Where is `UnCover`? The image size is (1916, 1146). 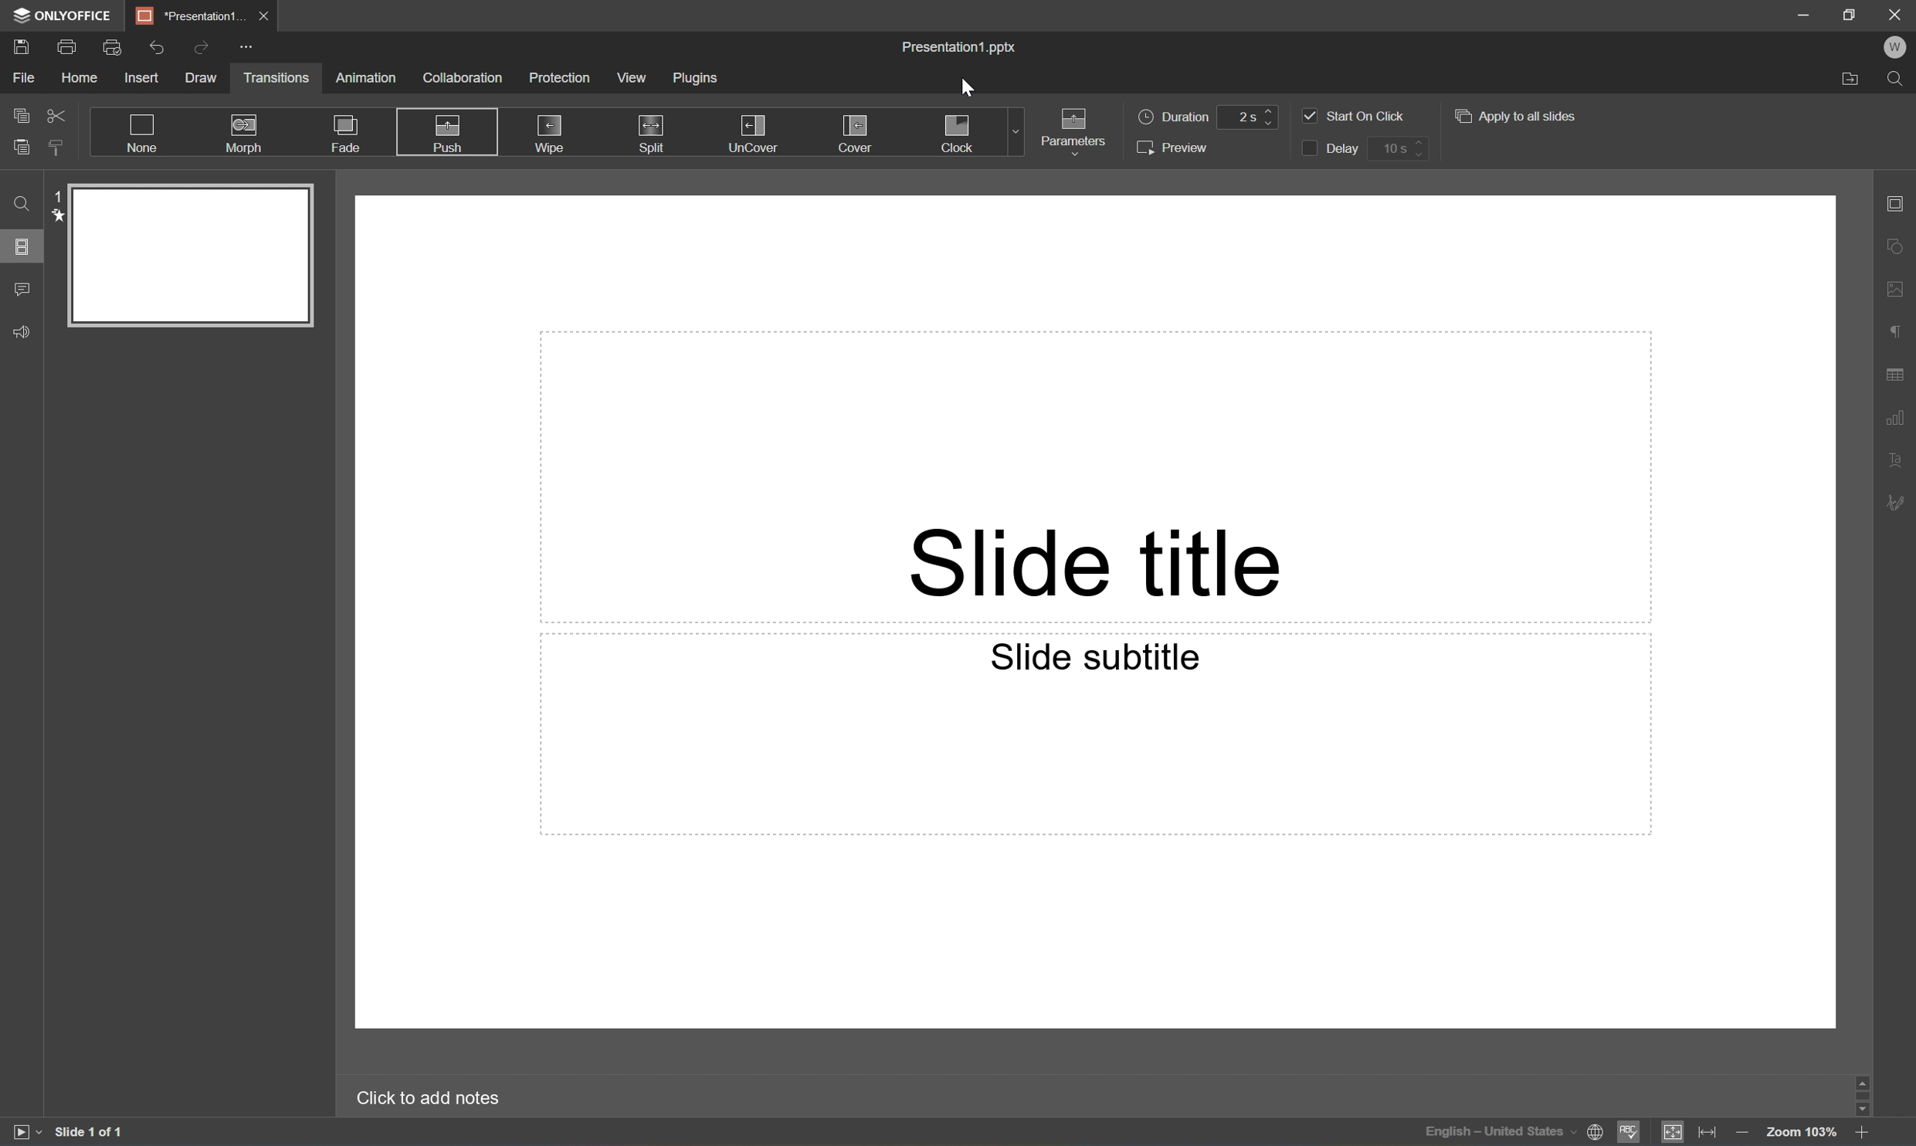
UnCover is located at coordinates (755, 133).